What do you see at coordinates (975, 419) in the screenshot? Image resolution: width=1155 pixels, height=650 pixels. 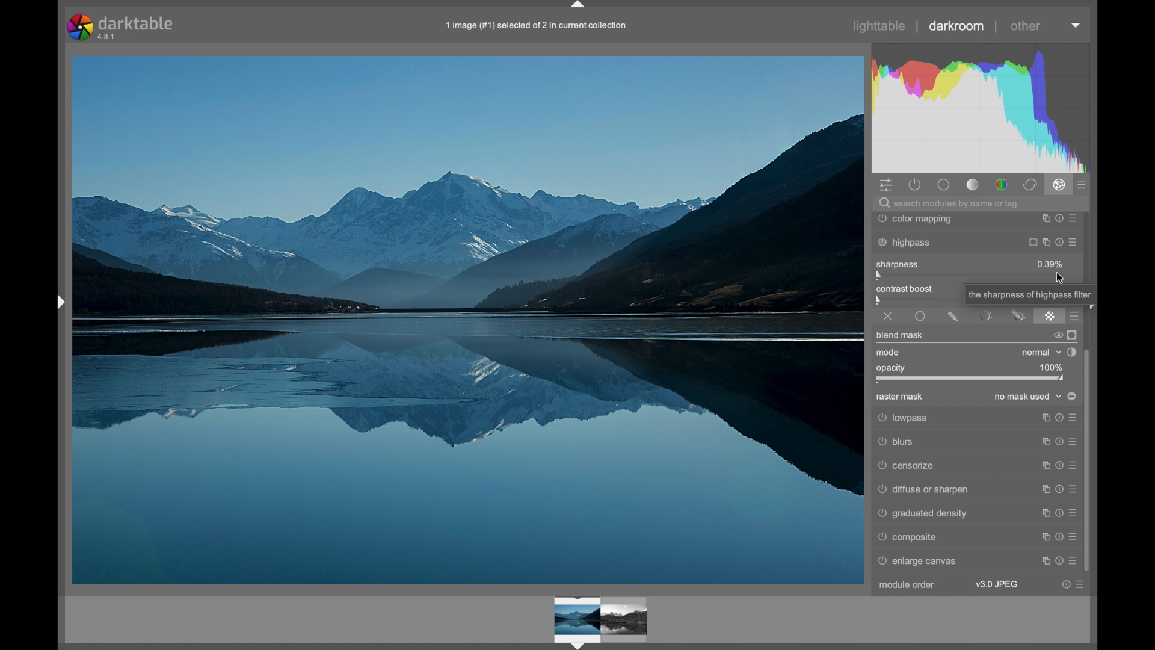 I see `lowpass` at bounding box center [975, 419].